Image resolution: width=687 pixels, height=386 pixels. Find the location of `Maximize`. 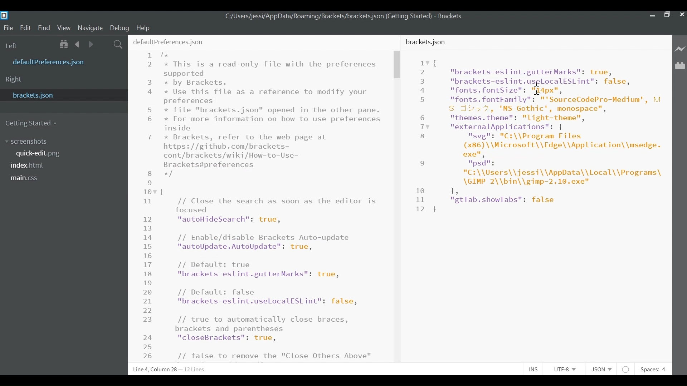

Maximize is located at coordinates (667, 16).